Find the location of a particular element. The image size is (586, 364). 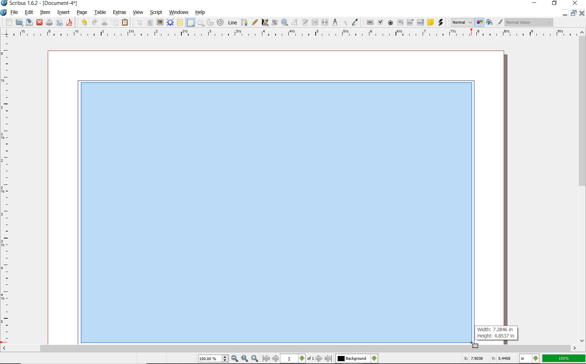

pdf check box is located at coordinates (380, 22).